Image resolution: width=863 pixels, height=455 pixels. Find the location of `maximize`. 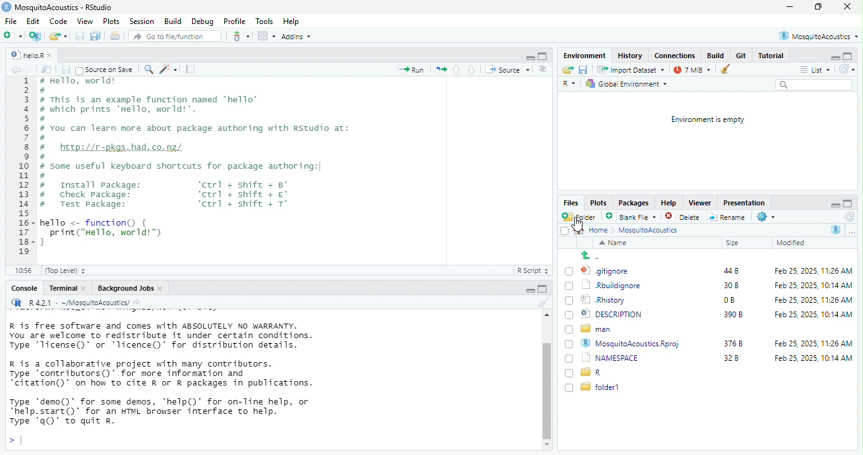

maximize is located at coordinates (819, 7).